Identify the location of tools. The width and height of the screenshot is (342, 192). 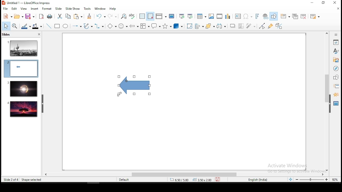
(88, 9).